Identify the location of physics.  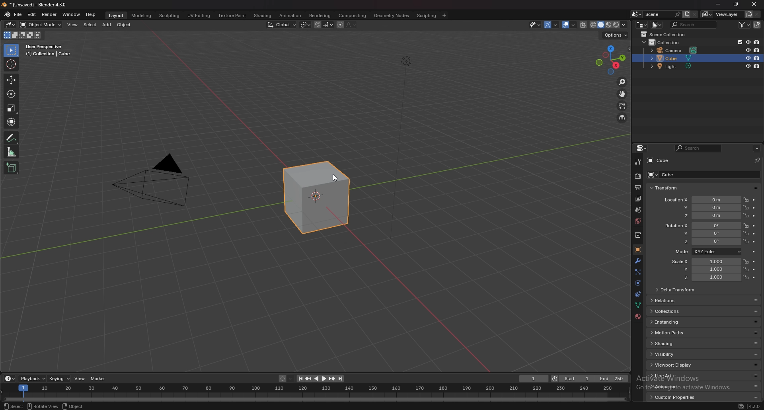
(637, 283).